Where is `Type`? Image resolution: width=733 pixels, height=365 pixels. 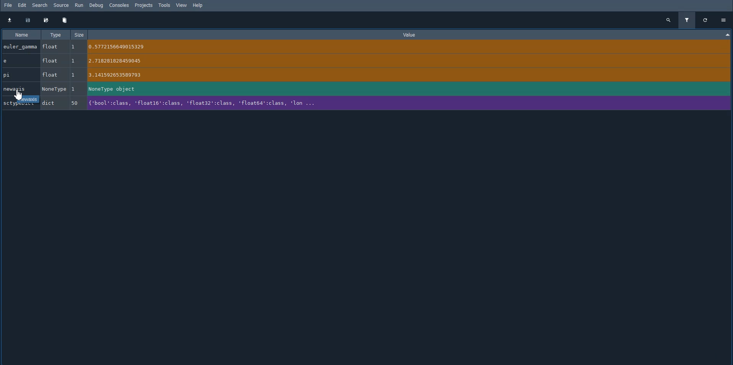
Type is located at coordinates (56, 35).